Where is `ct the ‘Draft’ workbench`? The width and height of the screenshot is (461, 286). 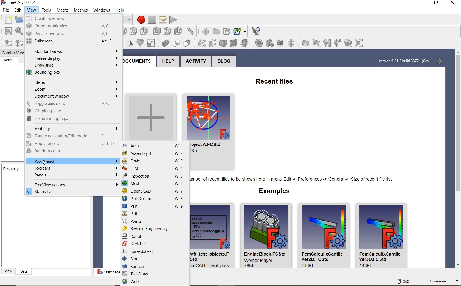 ct the ‘Draft’ workbench is located at coordinates (30, 282).